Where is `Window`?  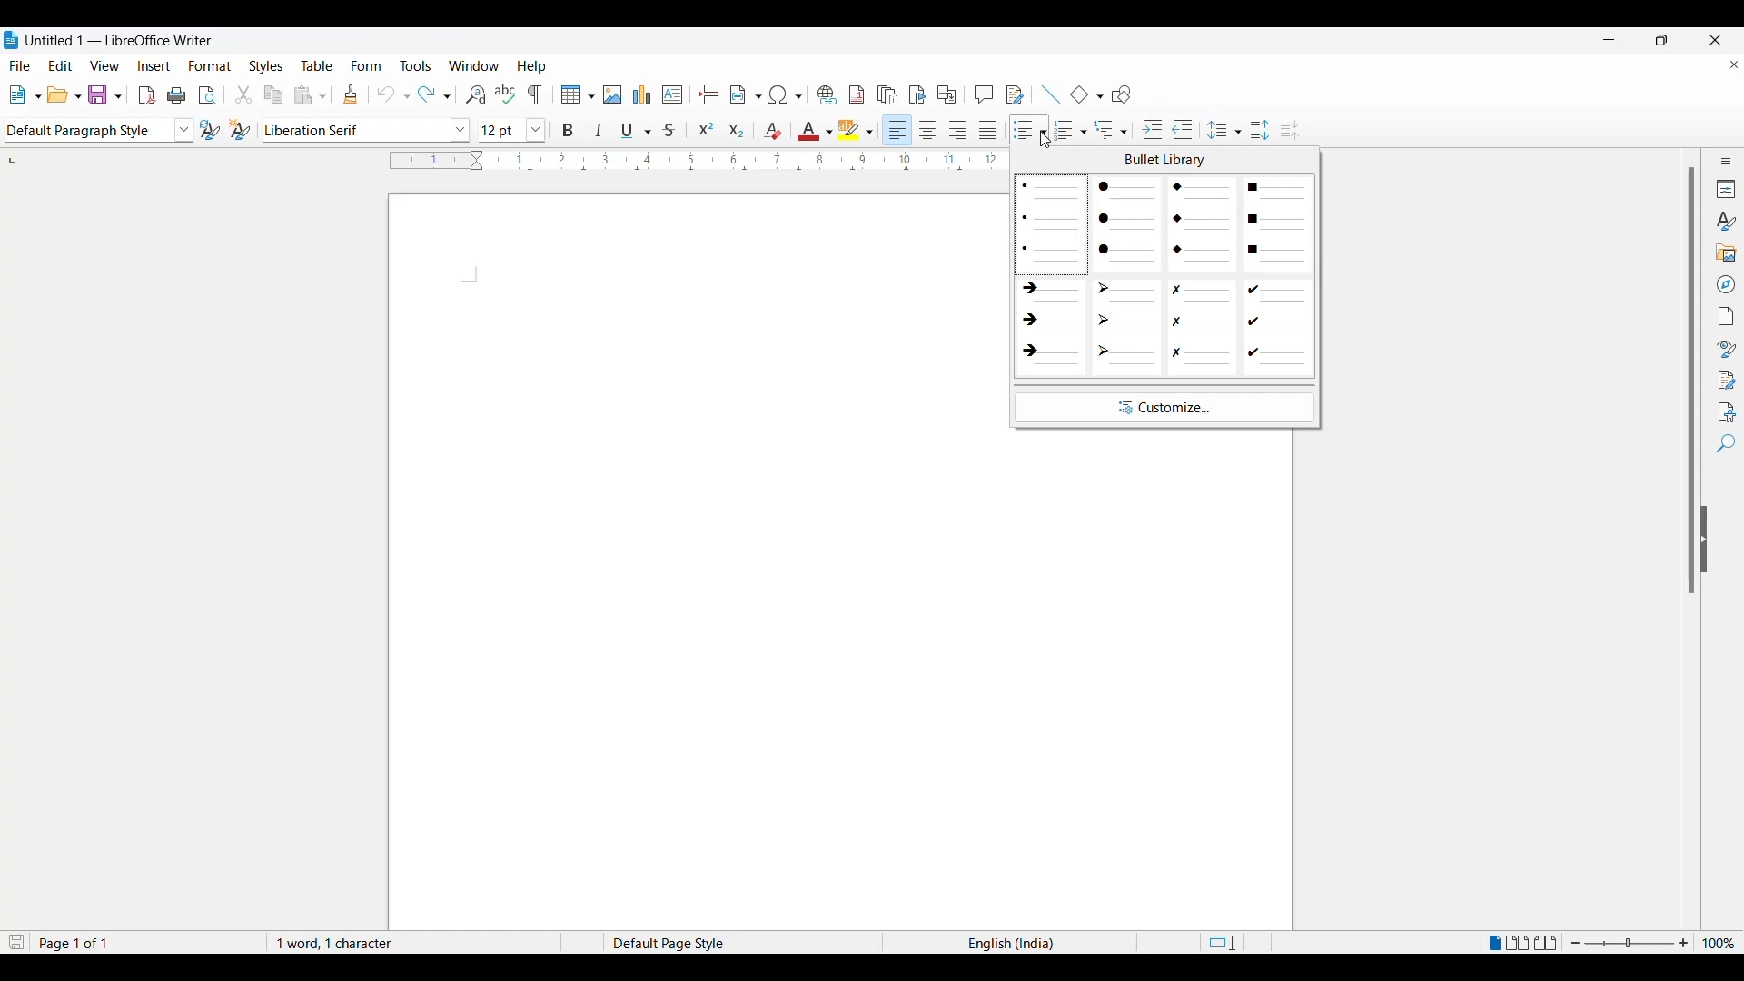
Window is located at coordinates (474, 64).